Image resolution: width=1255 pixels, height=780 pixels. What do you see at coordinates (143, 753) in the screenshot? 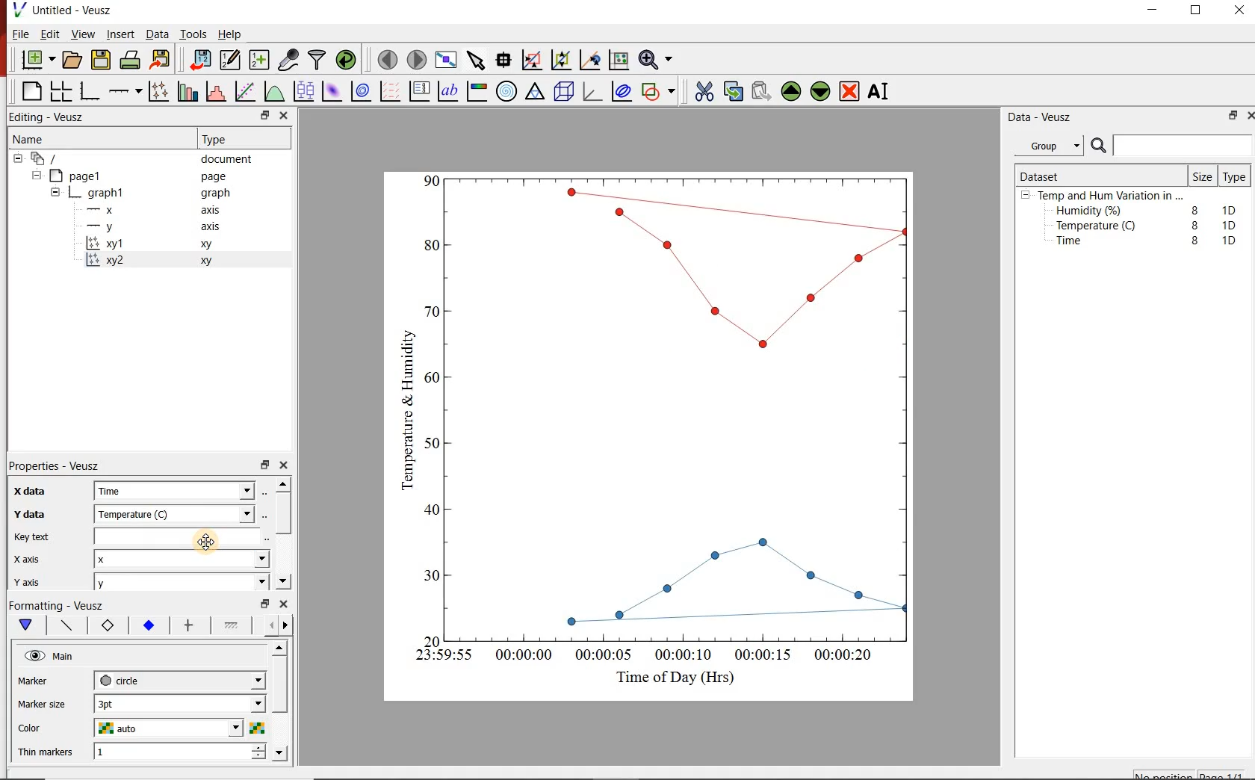
I see `1` at bounding box center [143, 753].